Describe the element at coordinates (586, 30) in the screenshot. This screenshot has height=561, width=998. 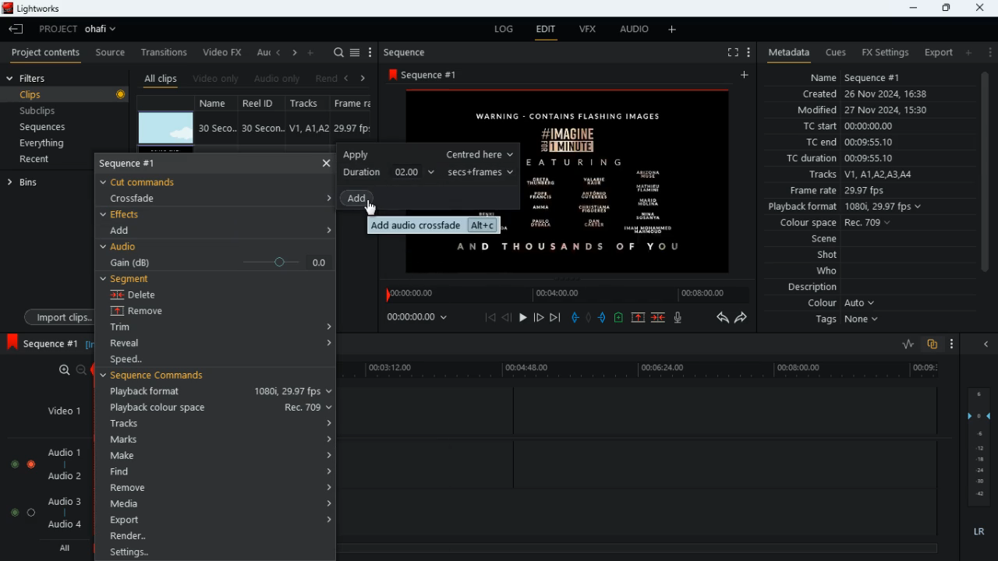
I see `vfx` at that location.